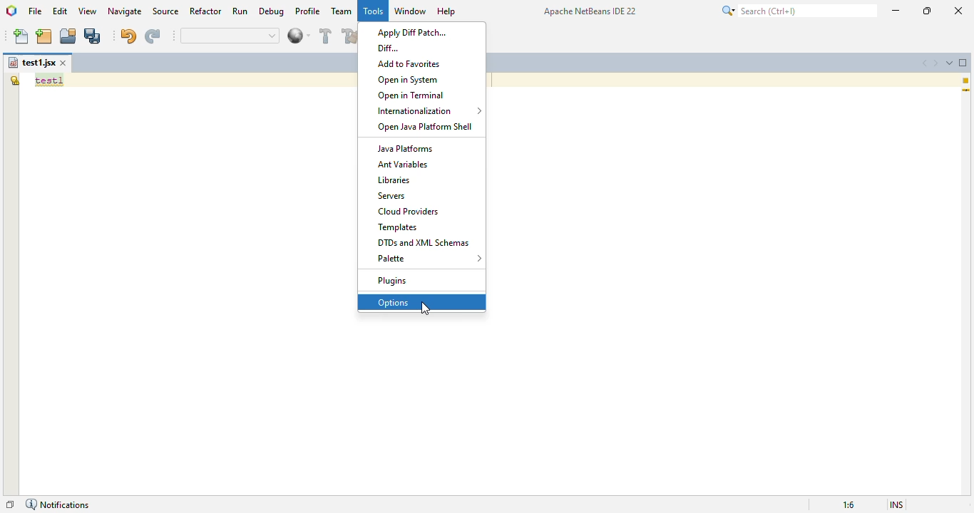 This screenshot has height=513, width=974. Describe the element at coordinates (10, 504) in the screenshot. I see `restore window group` at that location.